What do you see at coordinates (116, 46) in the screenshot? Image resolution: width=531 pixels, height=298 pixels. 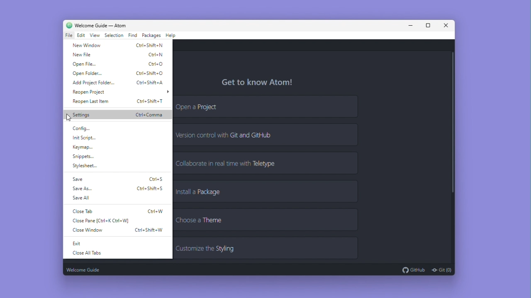 I see `New window Ctrl+Shift+N` at bounding box center [116, 46].